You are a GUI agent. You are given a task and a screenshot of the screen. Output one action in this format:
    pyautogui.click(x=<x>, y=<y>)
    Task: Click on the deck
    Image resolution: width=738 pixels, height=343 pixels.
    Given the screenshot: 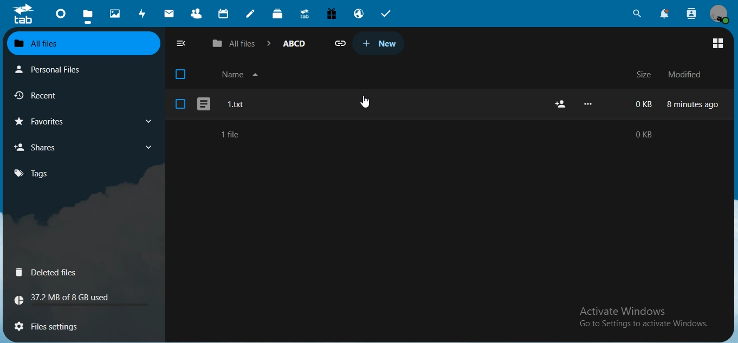 What is the action you would take?
    pyautogui.click(x=279, y=15)
    